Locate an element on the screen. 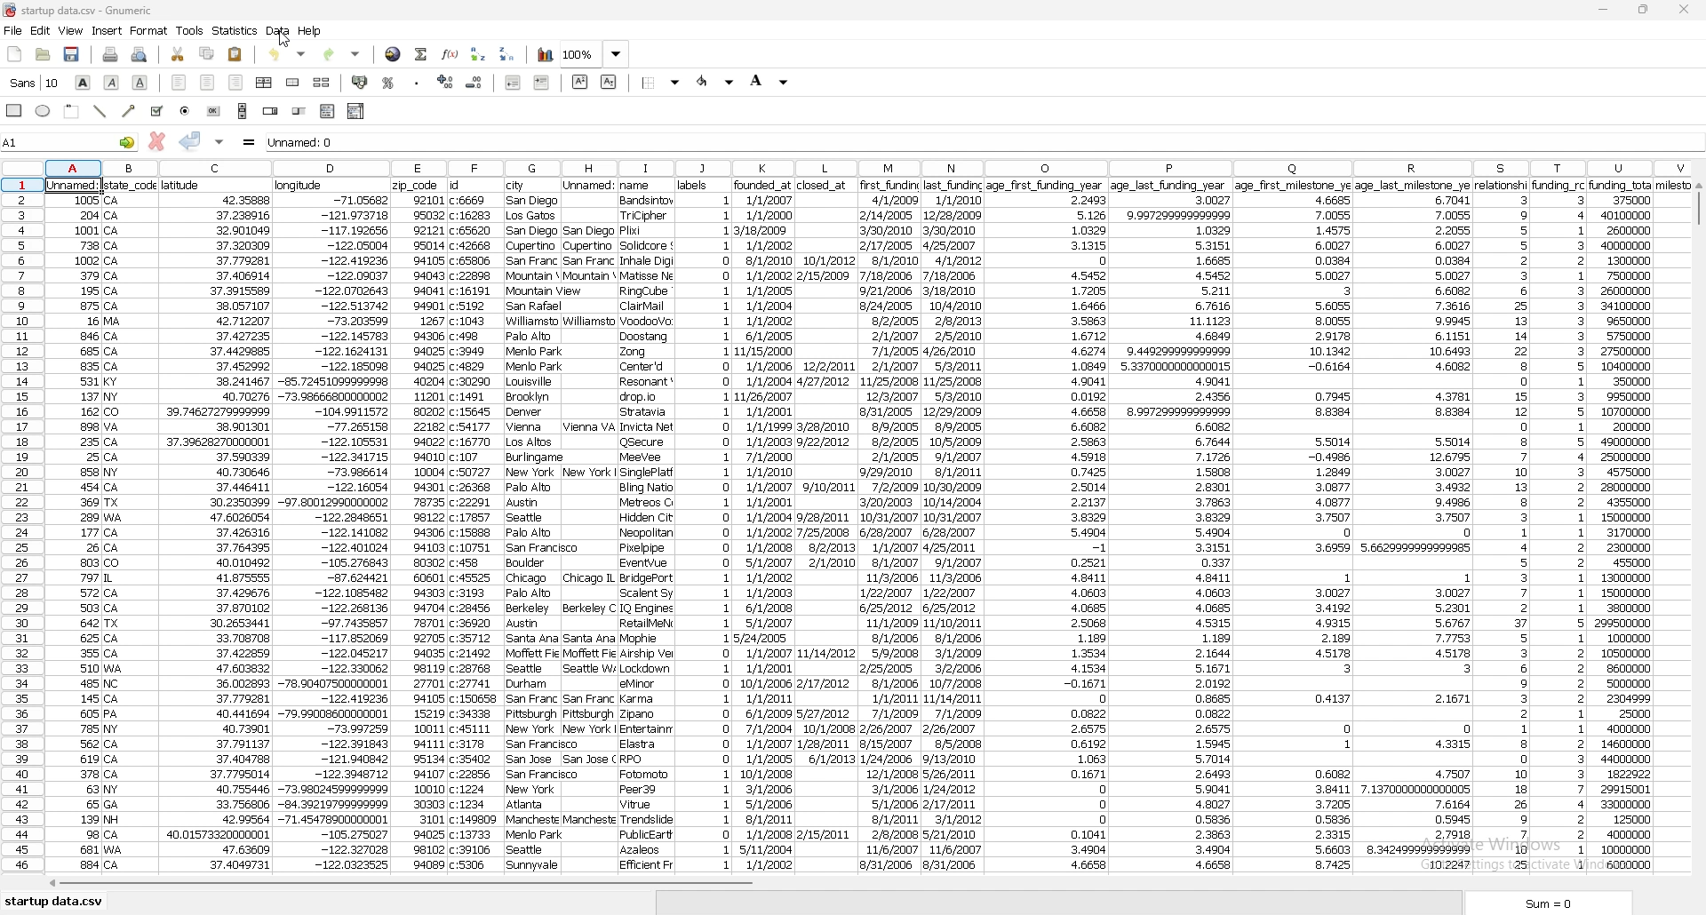 This screenshot has width=1706, height=915. summation is located at coordinates (421, 54).